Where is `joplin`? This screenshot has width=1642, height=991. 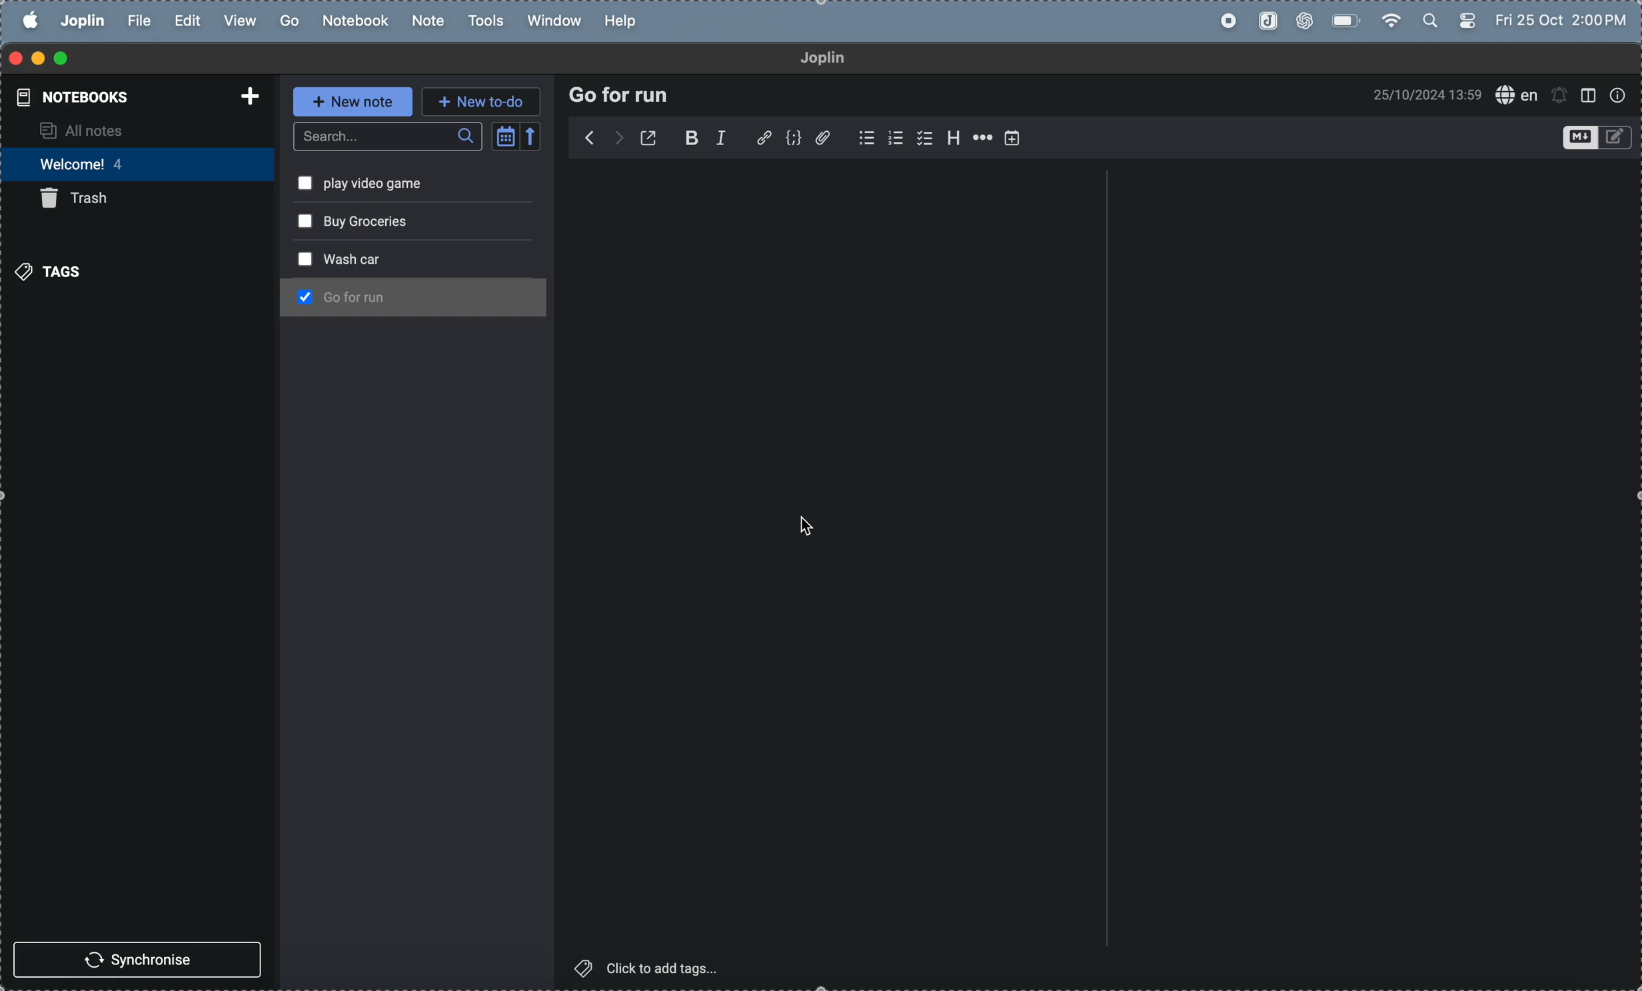
joplin is located at coordinates (1267, 23).